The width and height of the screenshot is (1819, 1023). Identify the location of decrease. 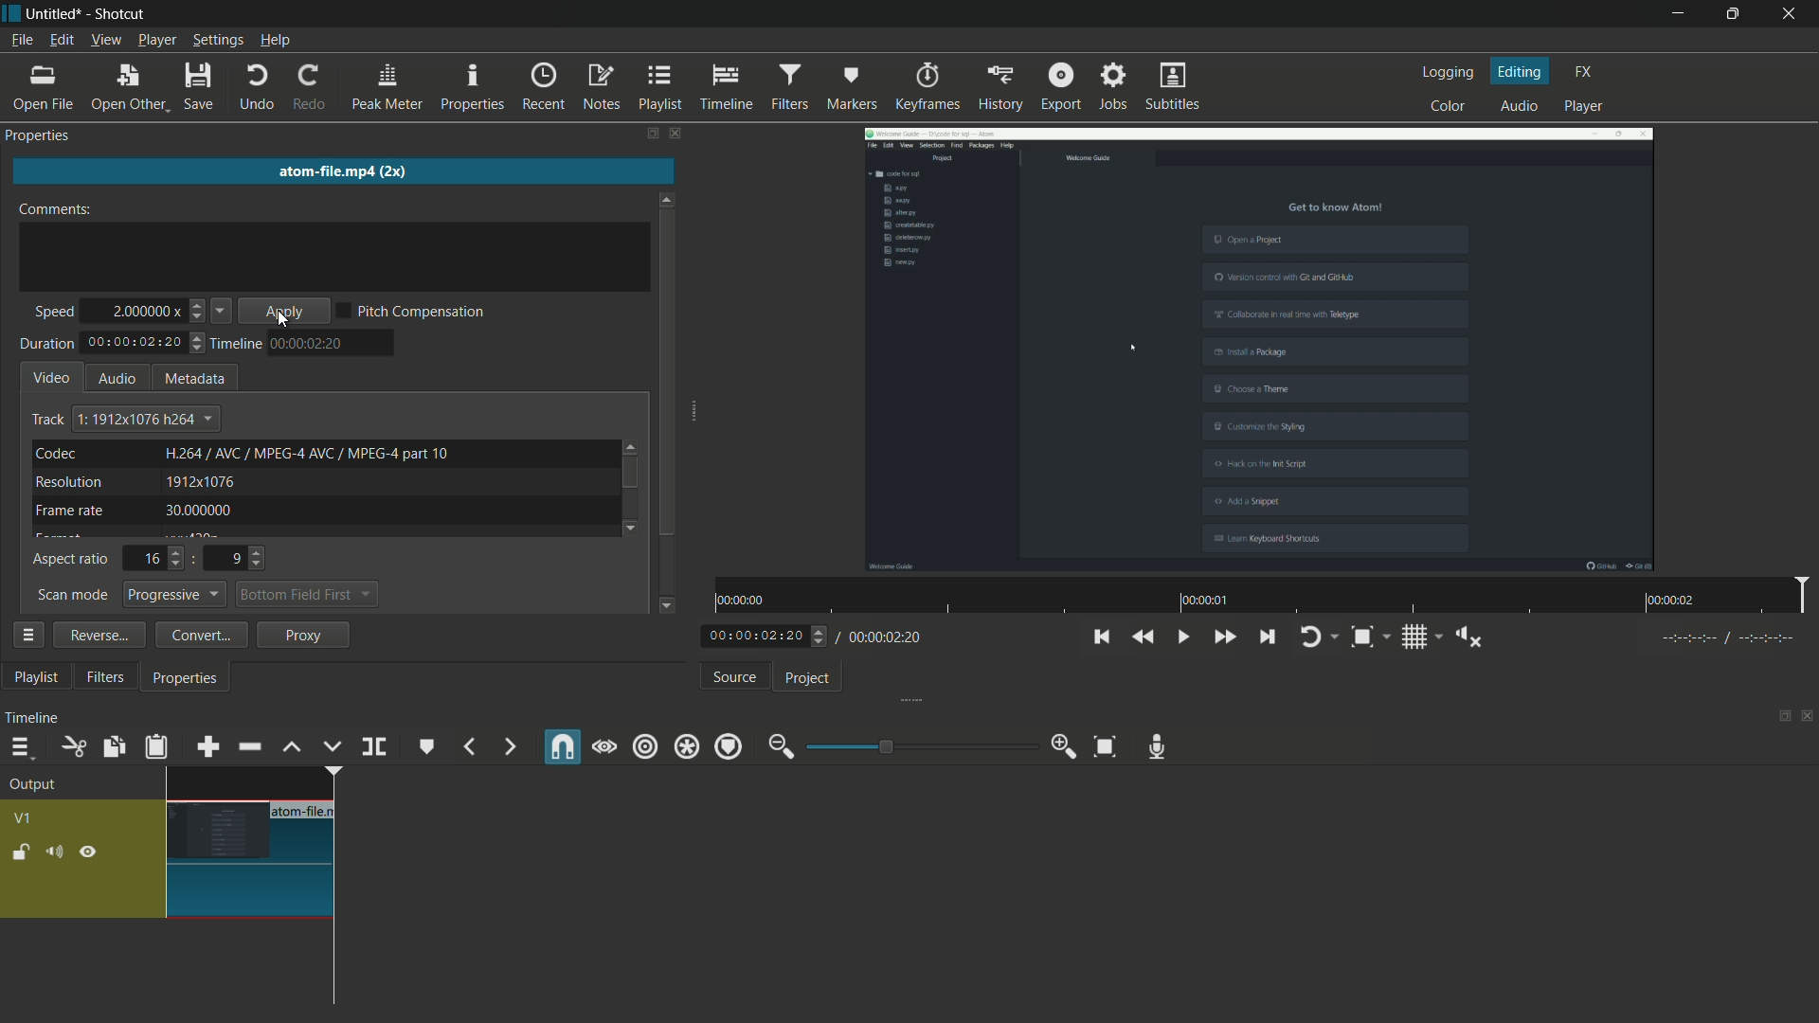
(198, 316).